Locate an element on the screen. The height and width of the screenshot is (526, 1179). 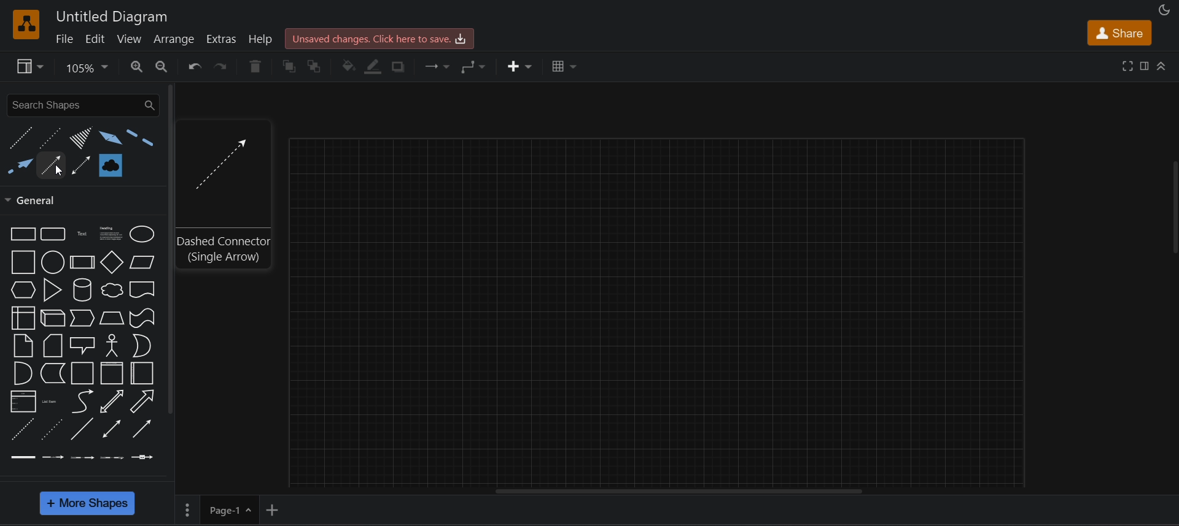
dashed line is located at coordinates (21, 139).